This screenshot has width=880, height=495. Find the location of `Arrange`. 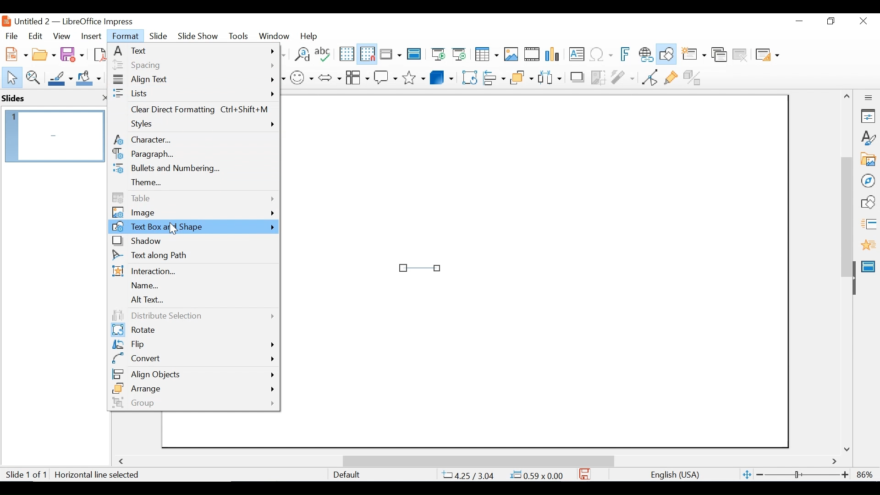

Arrange is located at coordinates (520, 77).